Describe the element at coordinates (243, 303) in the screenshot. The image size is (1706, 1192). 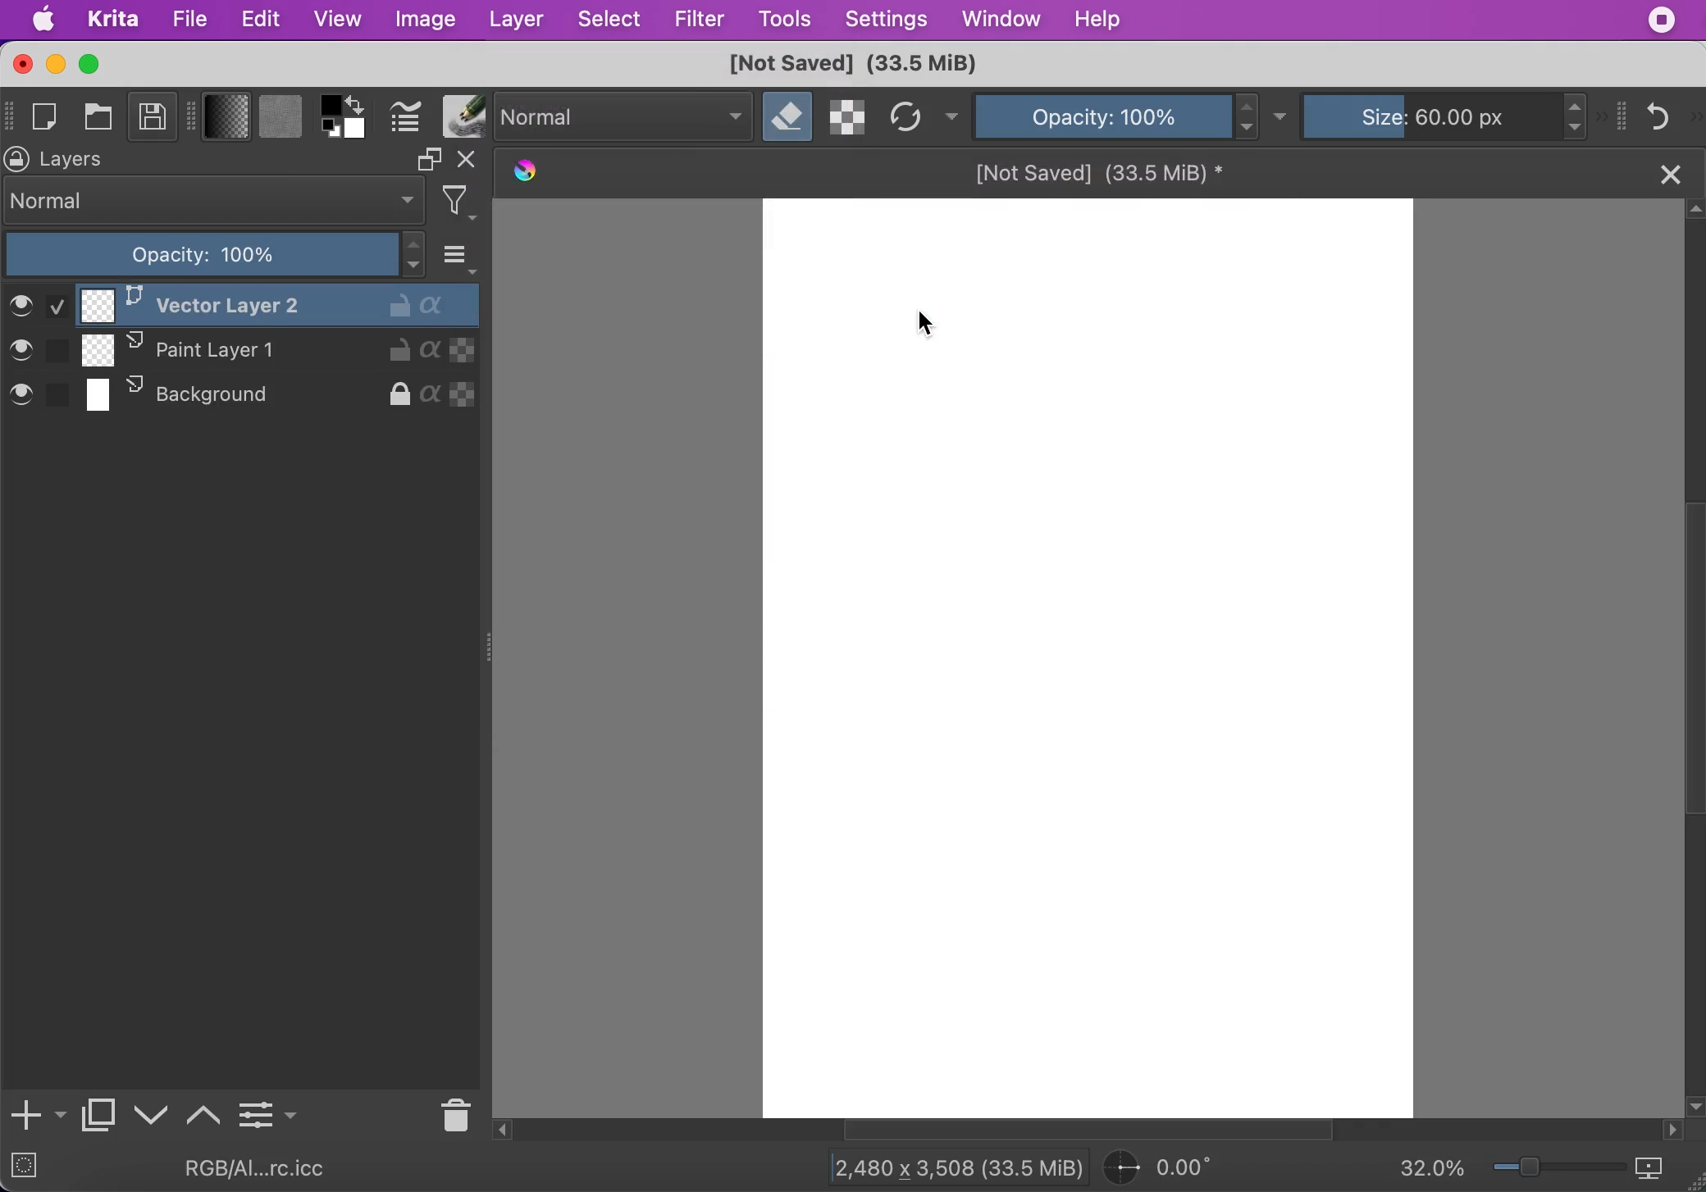
I see `vector layer 2` at that location.